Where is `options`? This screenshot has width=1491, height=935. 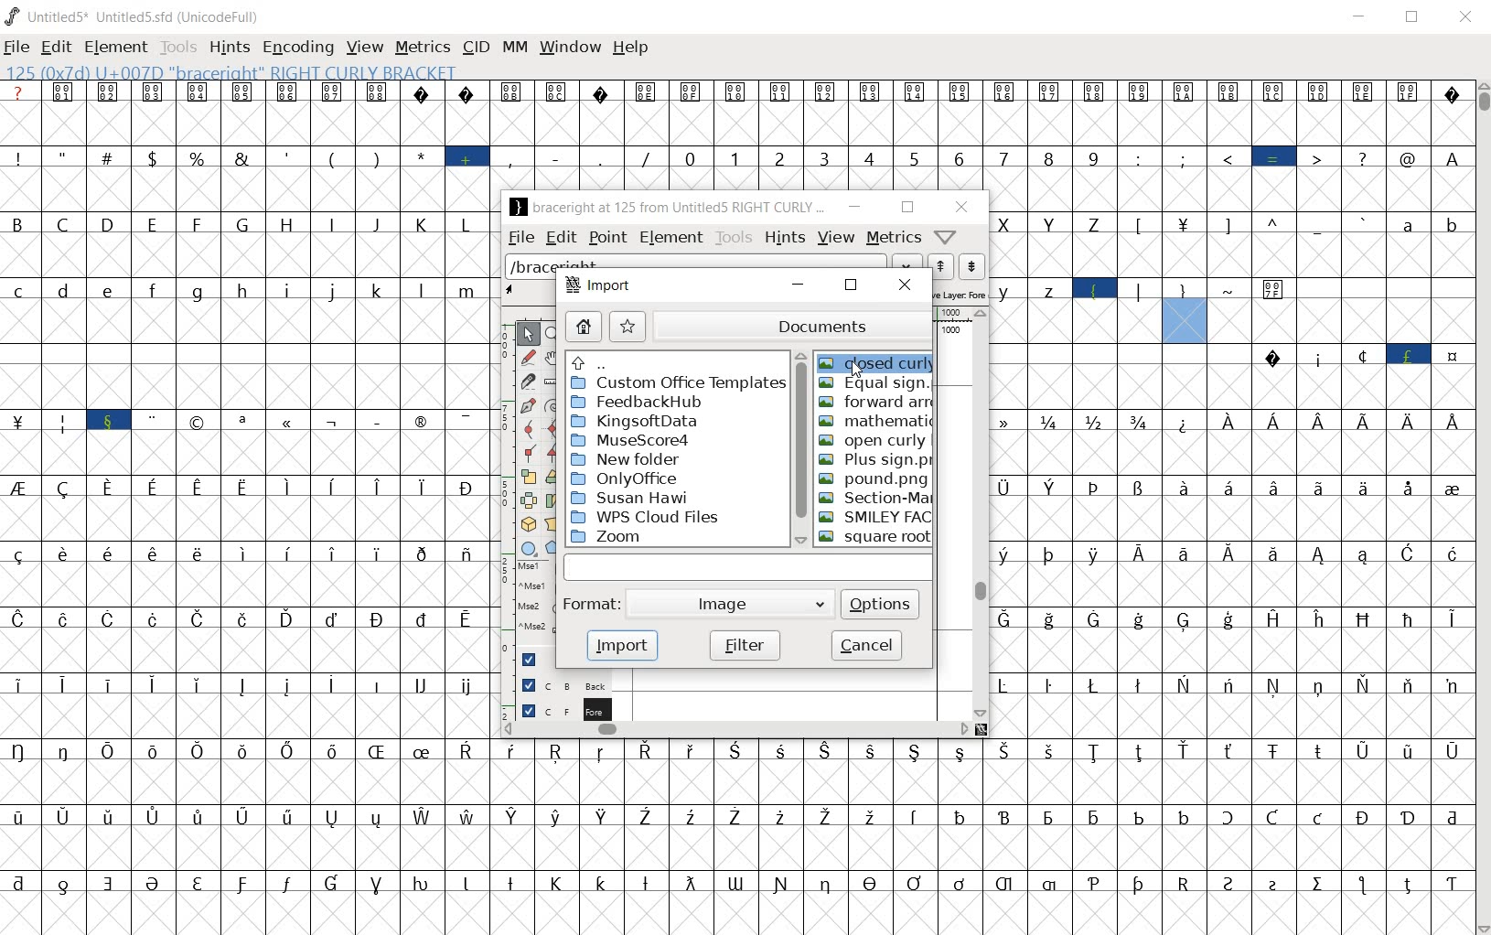
options is located at coordinates (881, 604).